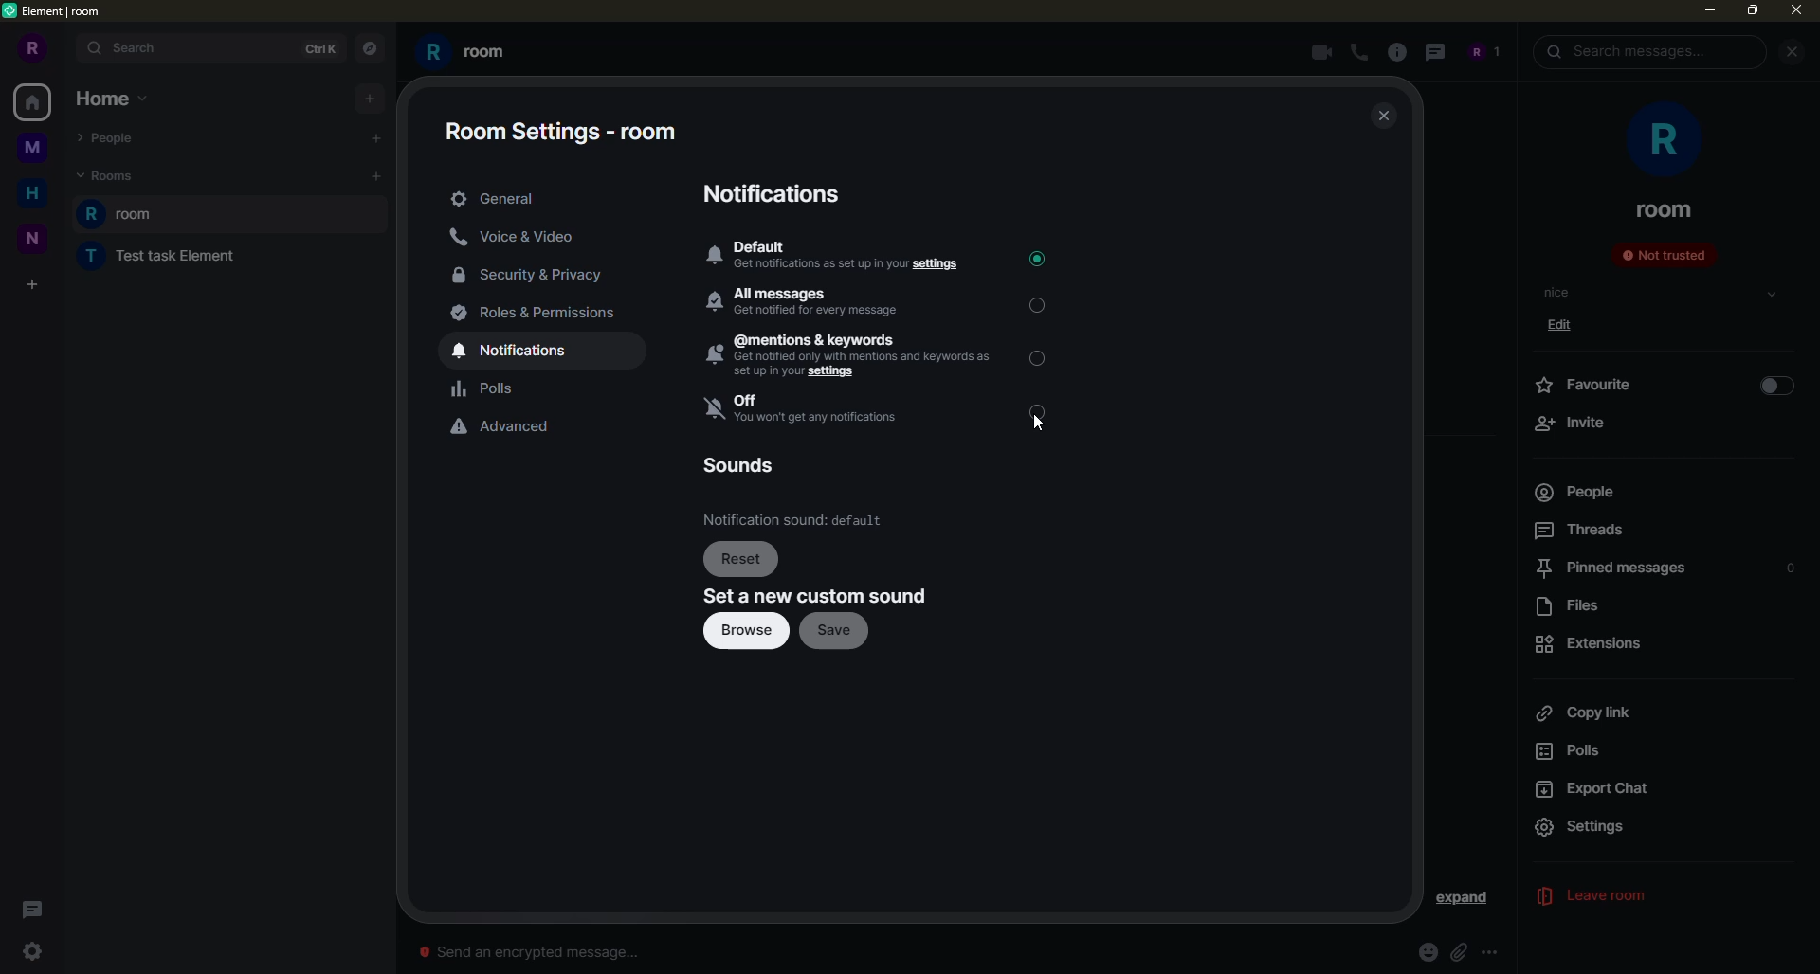 This screenshot has height=974, width=1820. Describe the element at coordinates (1483, 52) in the screenshot. I see `account` at that location.